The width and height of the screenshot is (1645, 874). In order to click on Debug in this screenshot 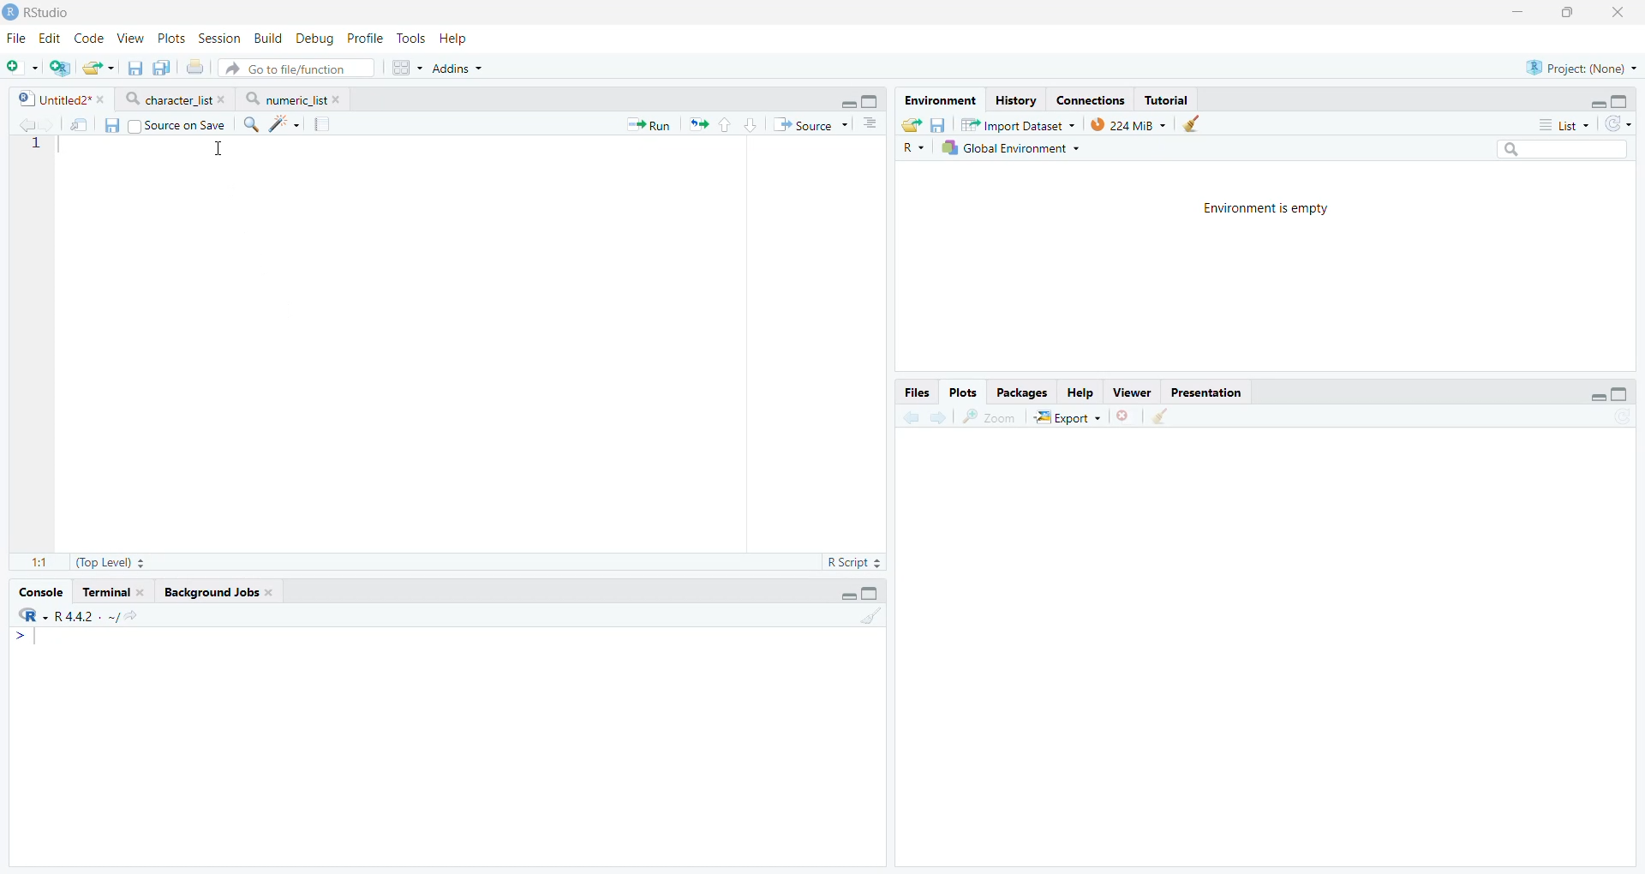, I will do `click(314, 38)`.